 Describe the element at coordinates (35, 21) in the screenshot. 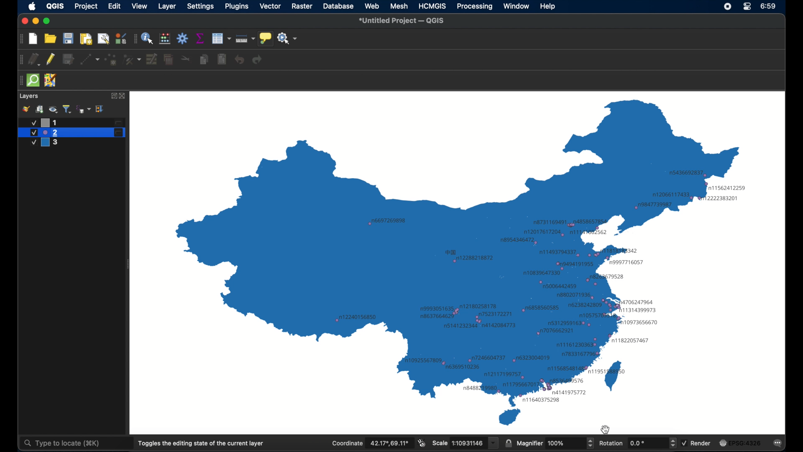

I see `minimize` at that location.